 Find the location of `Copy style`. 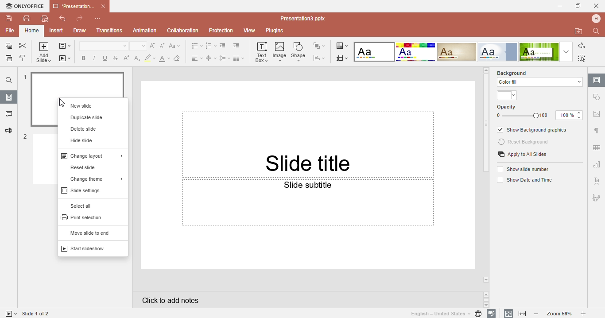

Copy style is located at coordinates (23, 59).